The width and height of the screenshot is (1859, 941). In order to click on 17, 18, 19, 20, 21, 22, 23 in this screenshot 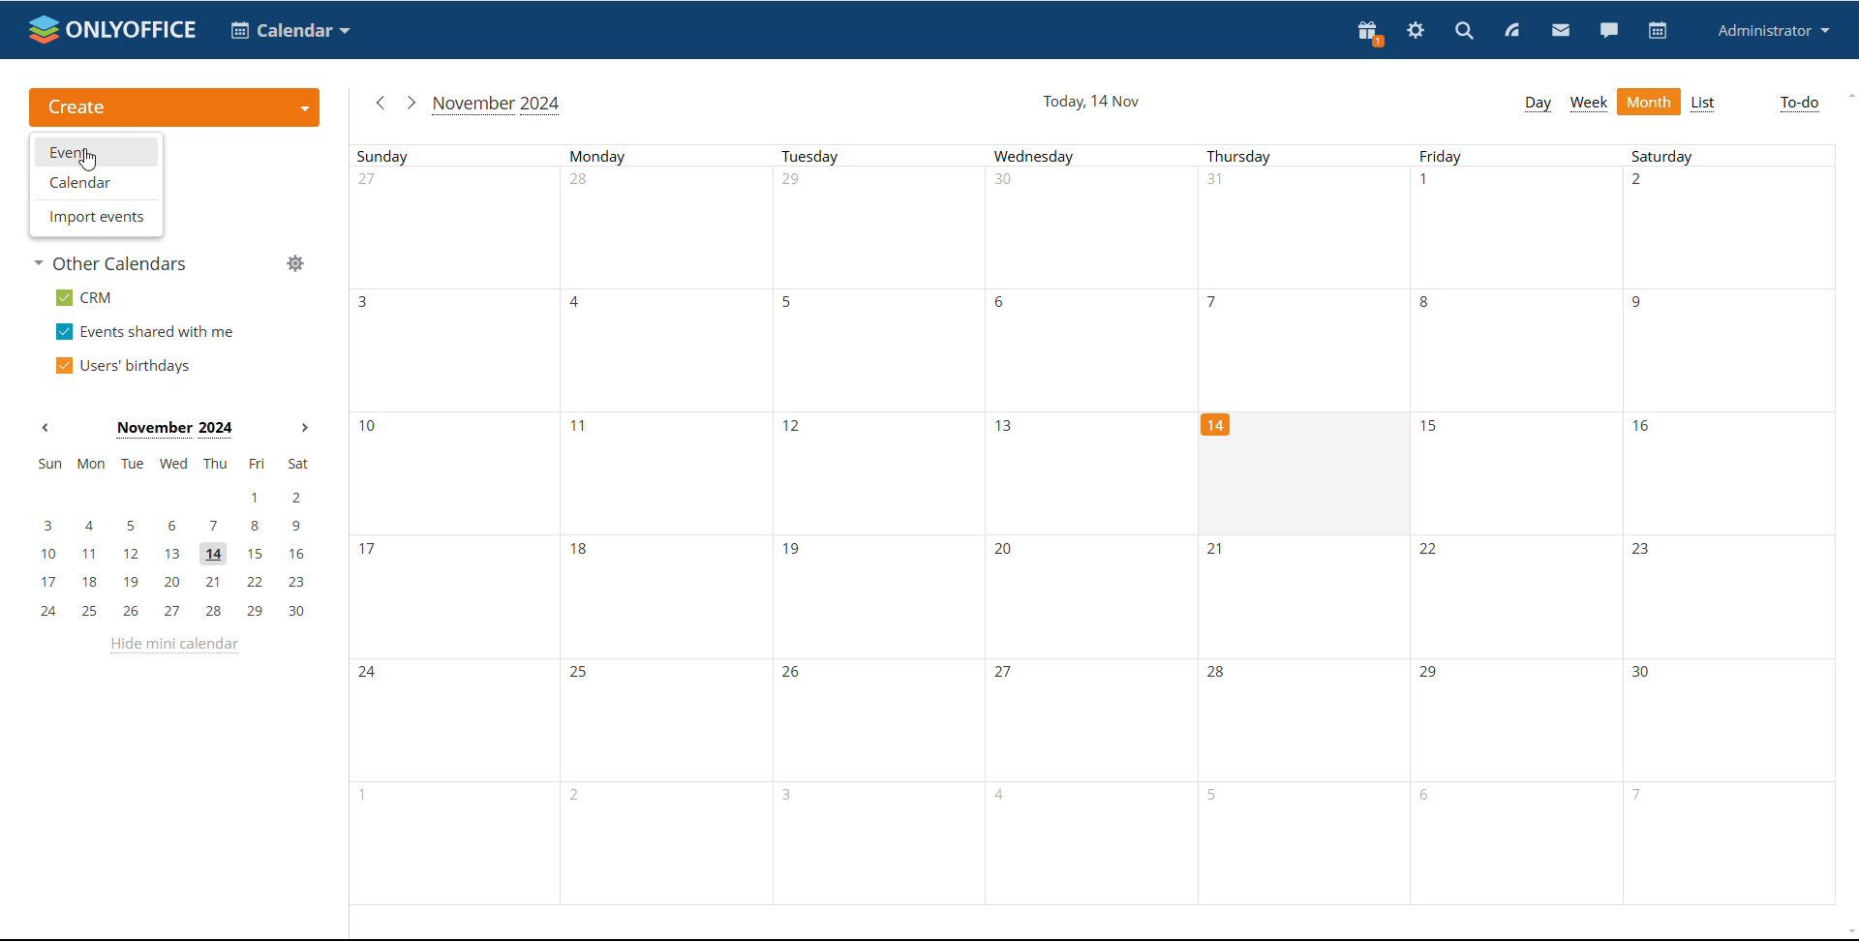, I will do `click(178, 582)`.